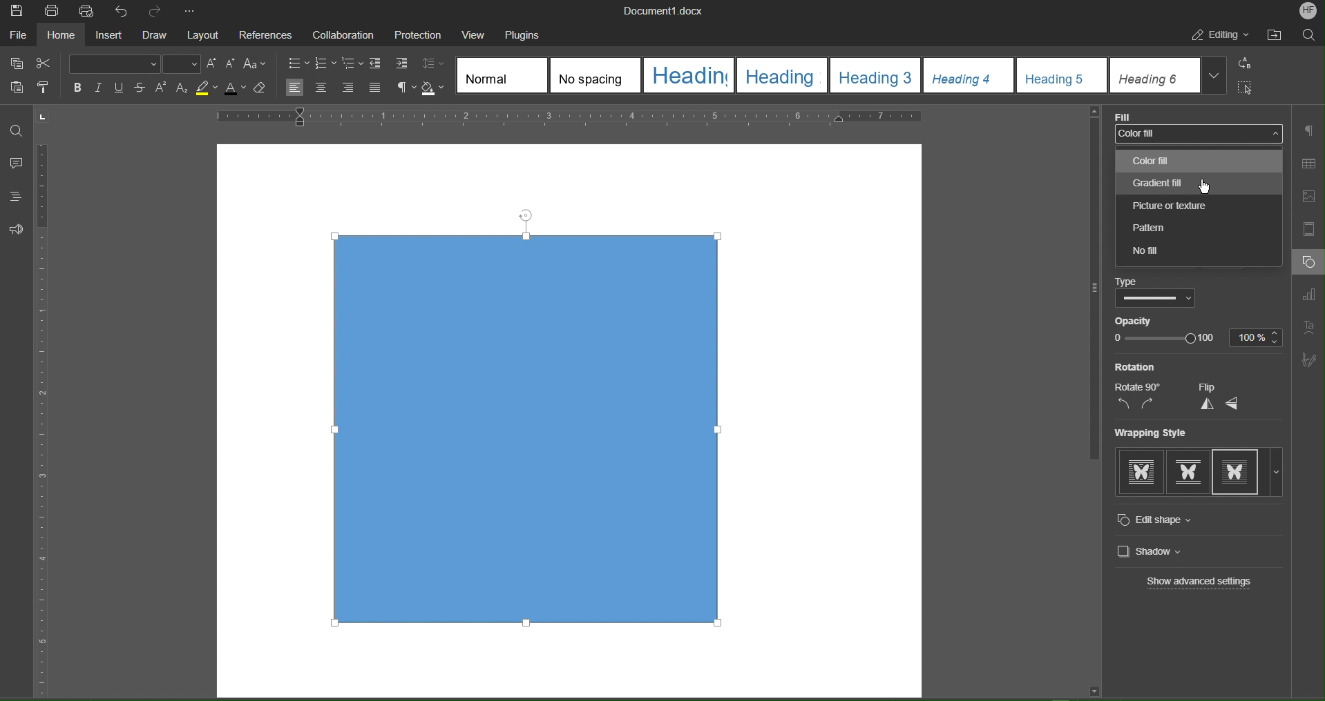 Image resolution: width=1325 pixels, height=701 pixels. Describe the element at coordinates (1312, 295) in the screenshot. I see `Graph Settings` at that location.